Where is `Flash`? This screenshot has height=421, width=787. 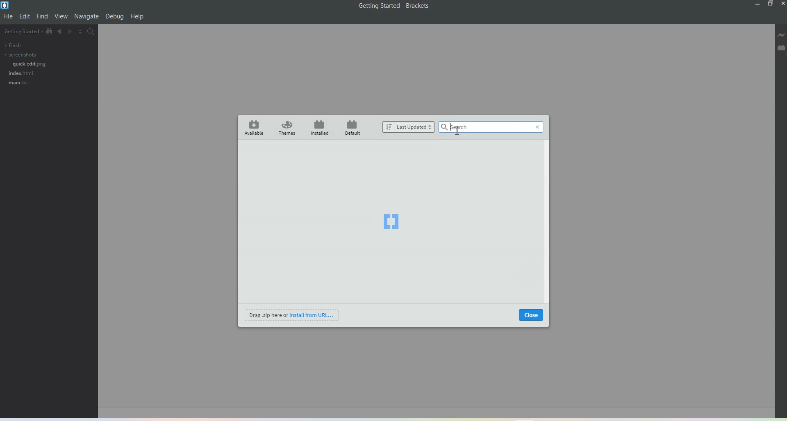
Flash is located at coordinates (12, 45).